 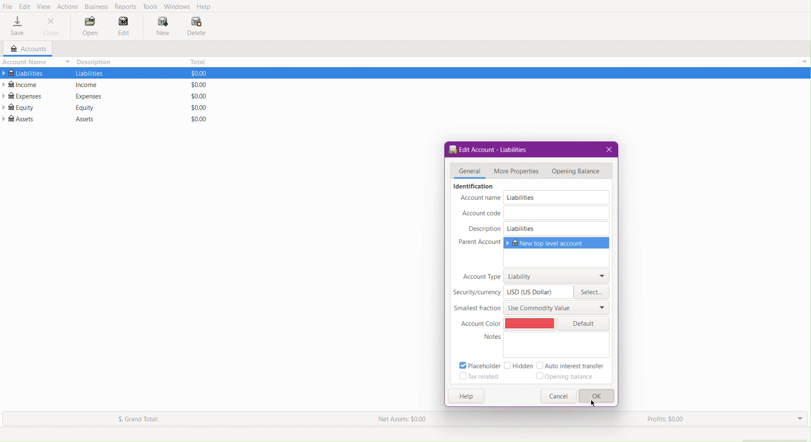 I want to click on Open, so click(x=90, y=27).